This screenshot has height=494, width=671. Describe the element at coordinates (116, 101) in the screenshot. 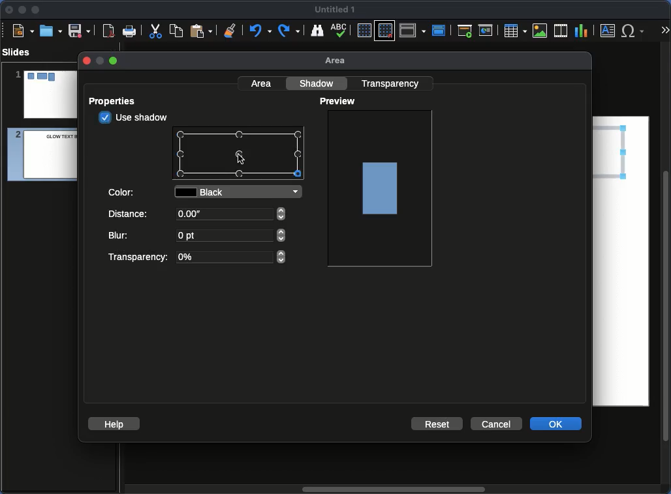

I see `Properties` at that location.